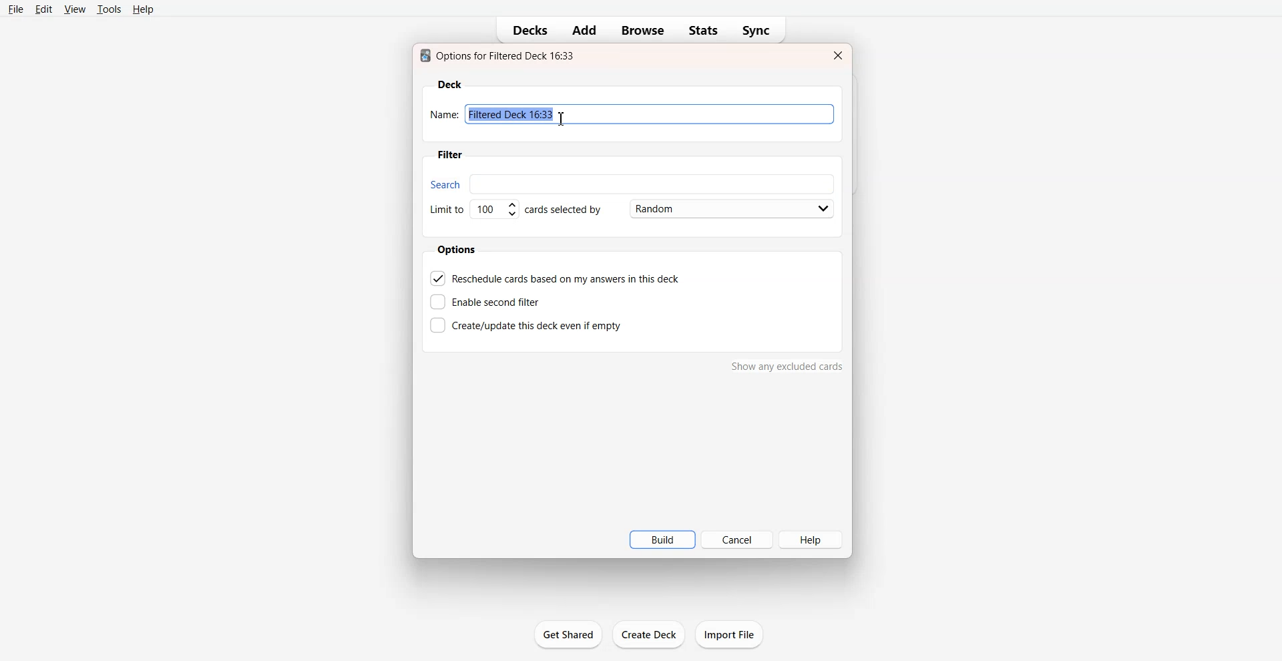 Image resolution: width=1282 pixels, height=661 pixels. I want to click on Filter, so click(449, 155).